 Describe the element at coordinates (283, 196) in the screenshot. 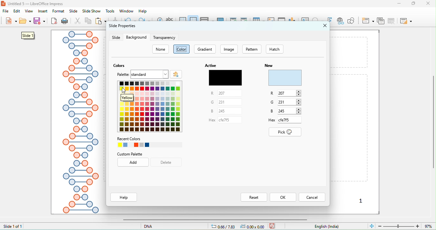

I see `ok` at that location.